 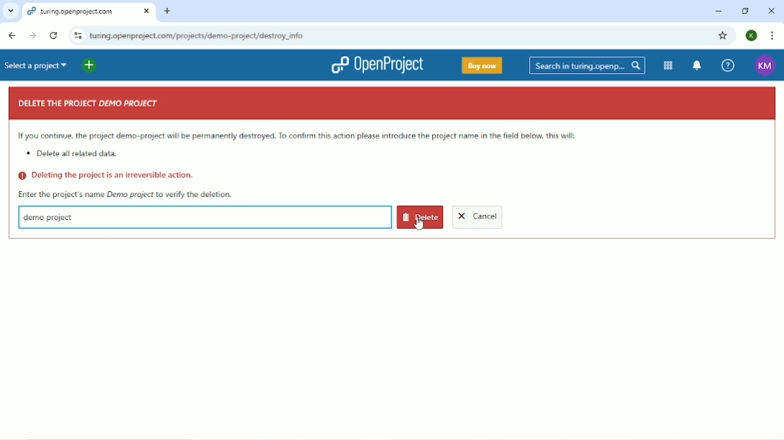 I want to click on Forward, so click(x=31, y=36).